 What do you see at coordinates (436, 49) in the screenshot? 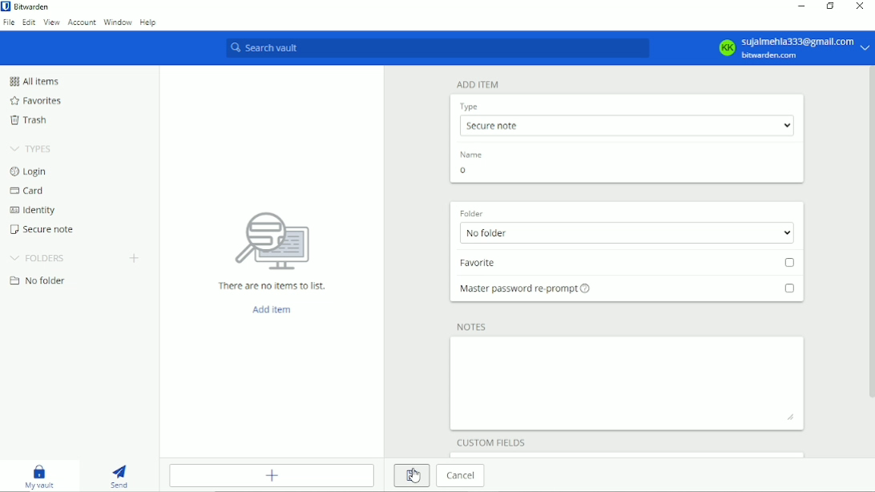
I see `Search vault` at bounding box center [436, 49].